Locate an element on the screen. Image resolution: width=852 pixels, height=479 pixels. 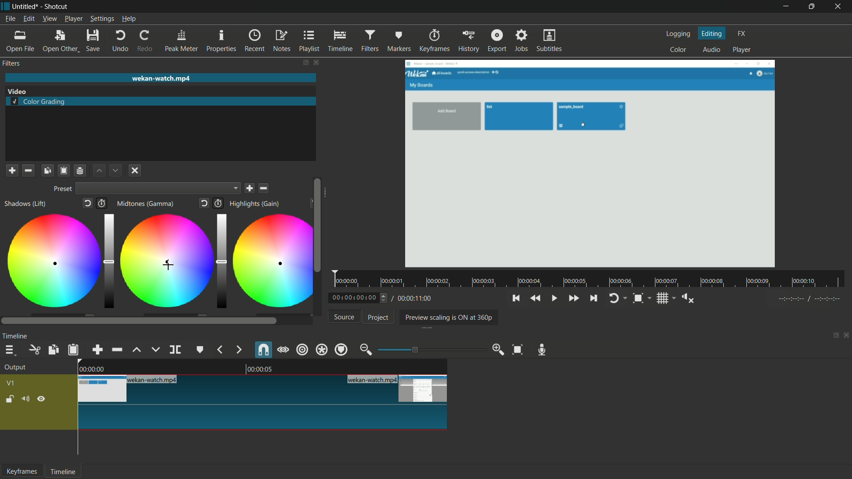
paste is located at coordinates (74, 350).